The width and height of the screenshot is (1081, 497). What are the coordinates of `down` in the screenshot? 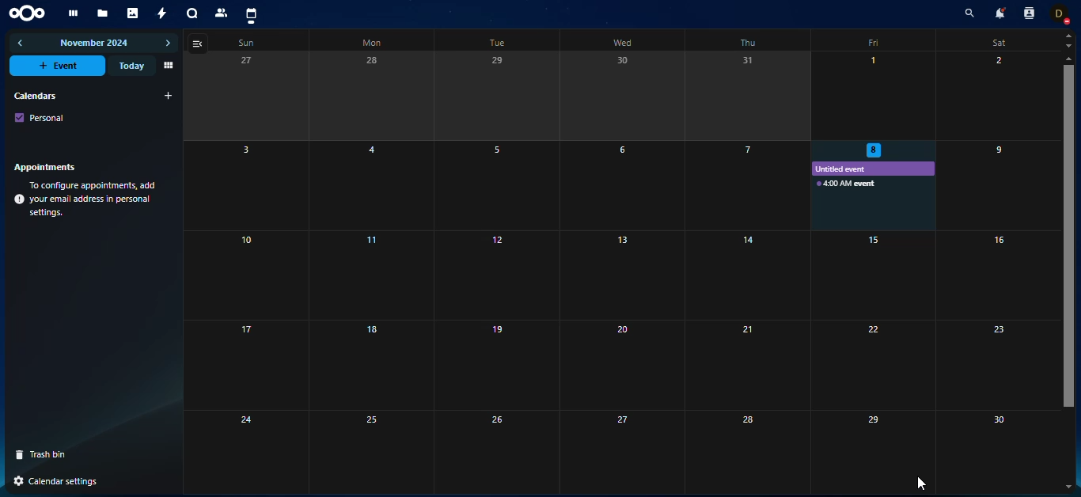 It's located at (1068, 484).